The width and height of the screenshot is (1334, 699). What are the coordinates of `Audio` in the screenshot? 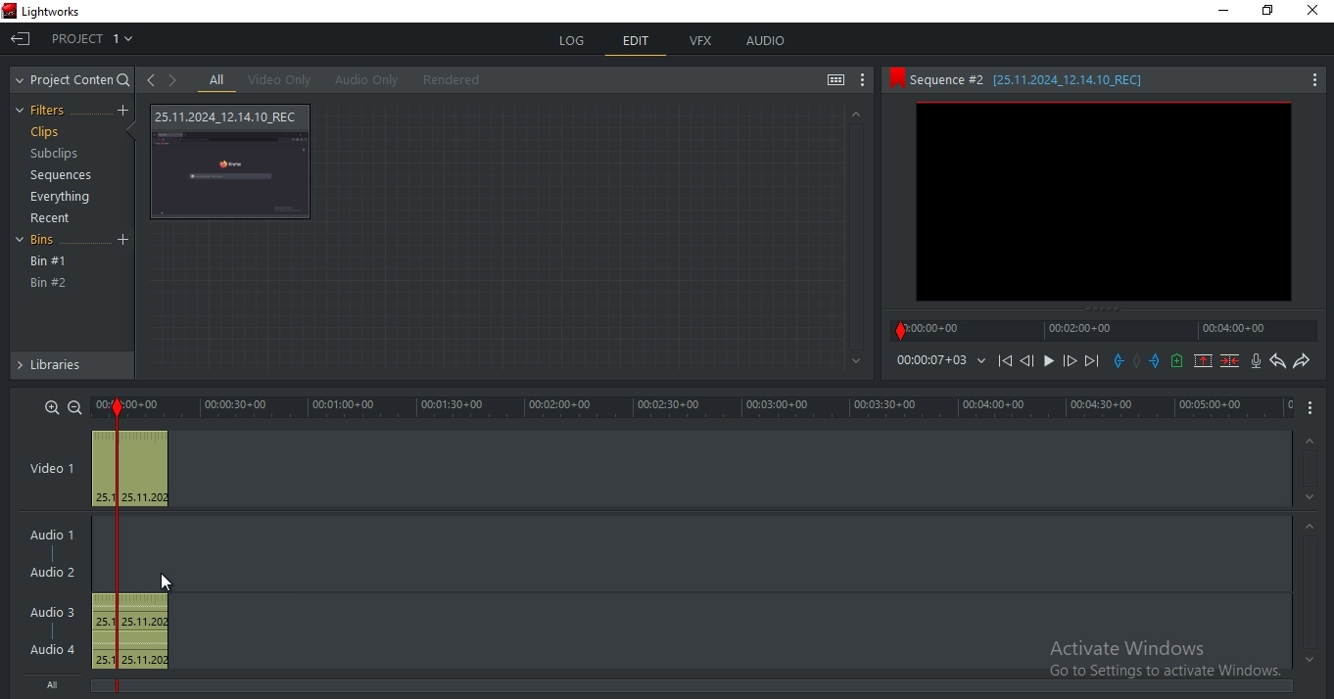 It's located at (55, 649).